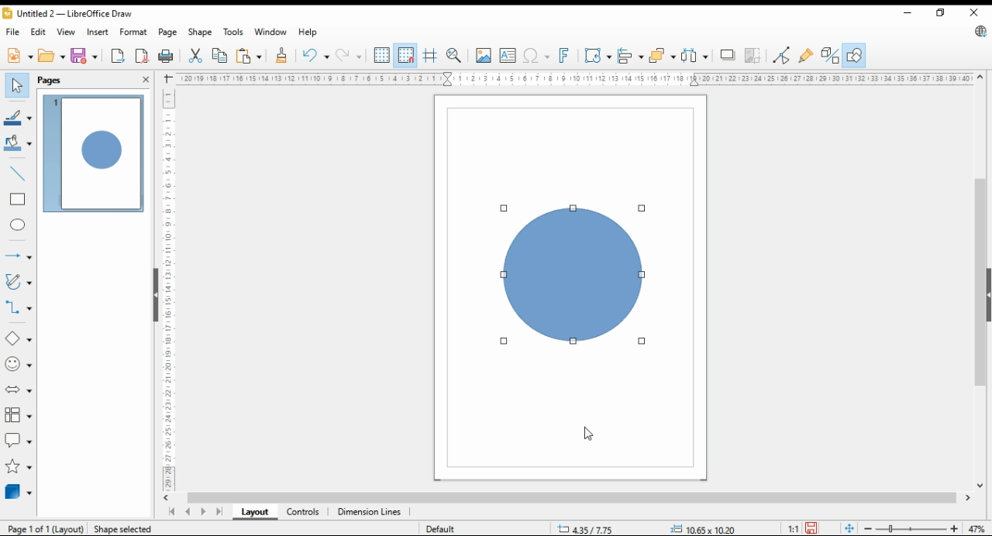 The width and height of the screenshot is (992, 536). I want to click on window, so click(270, 32).